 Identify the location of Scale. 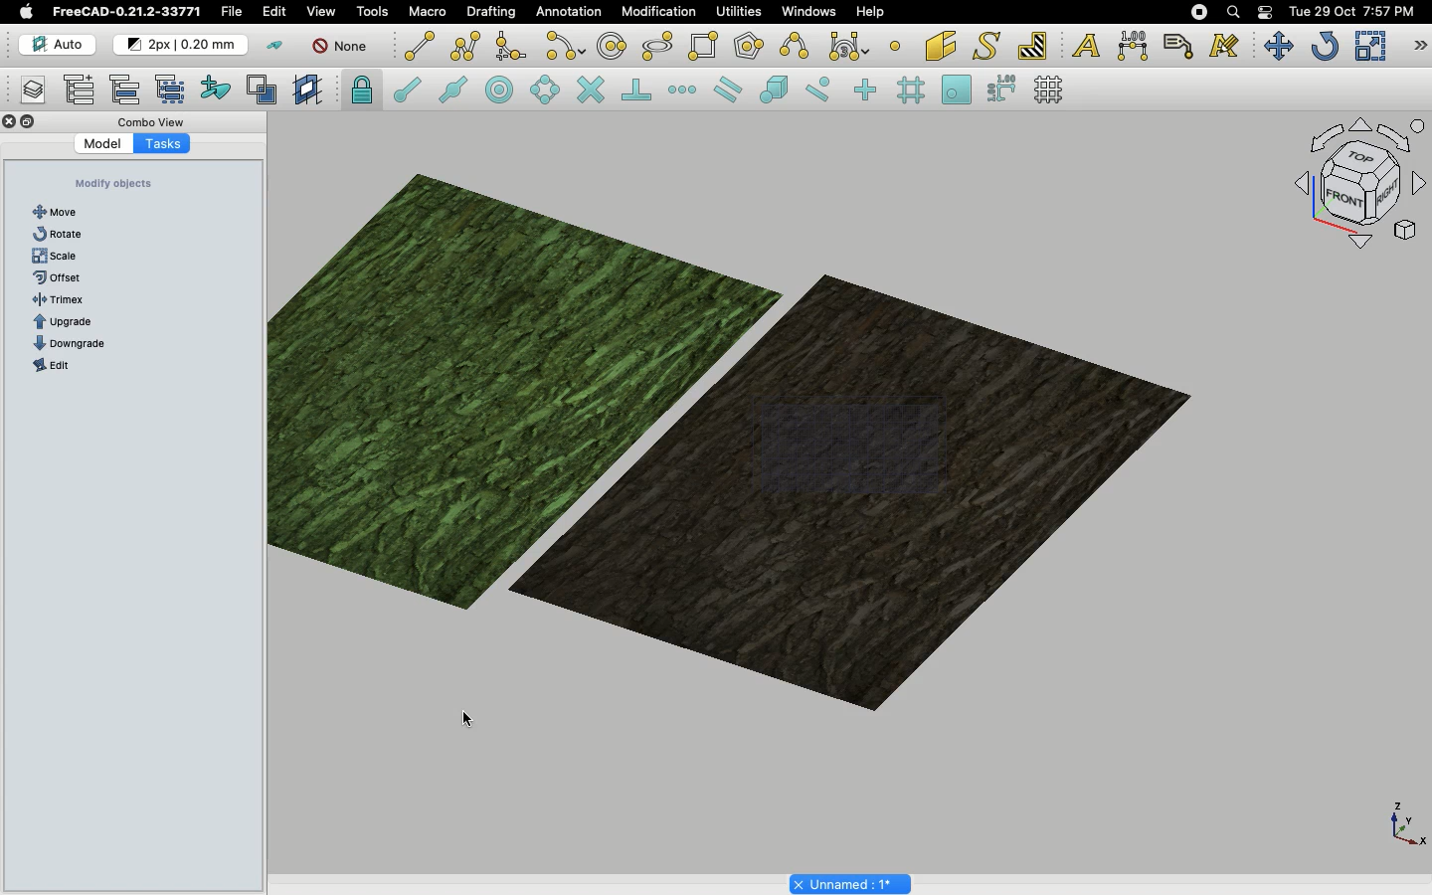
(58, 255).